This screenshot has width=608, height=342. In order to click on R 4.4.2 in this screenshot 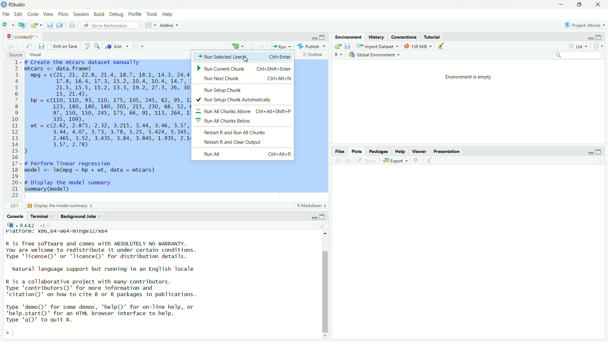, I will do `click(24, 225)`.